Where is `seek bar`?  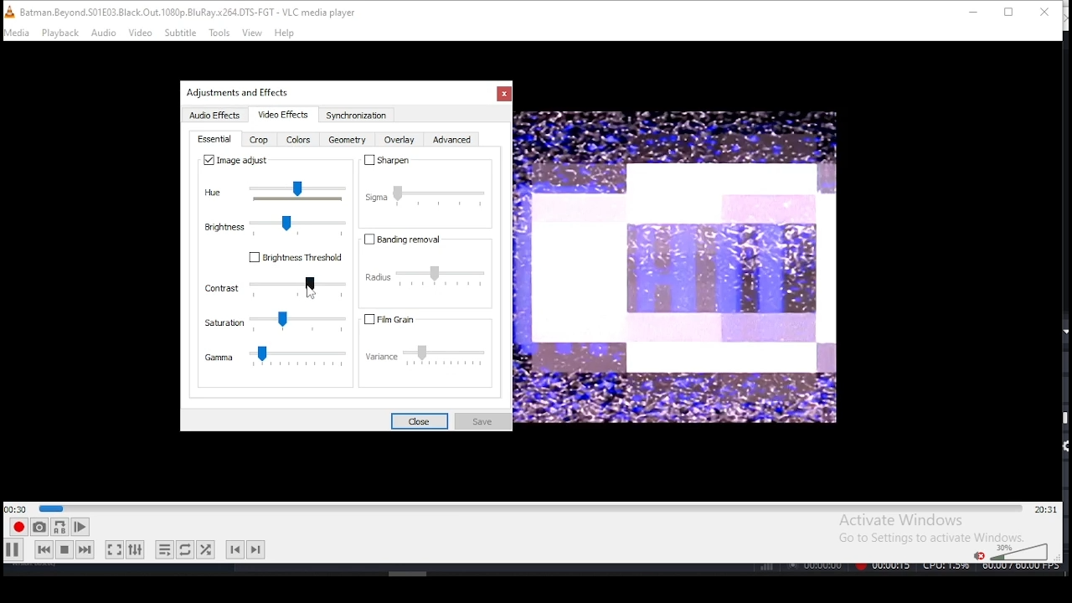 seek bar is located at coordinates (530, 507).